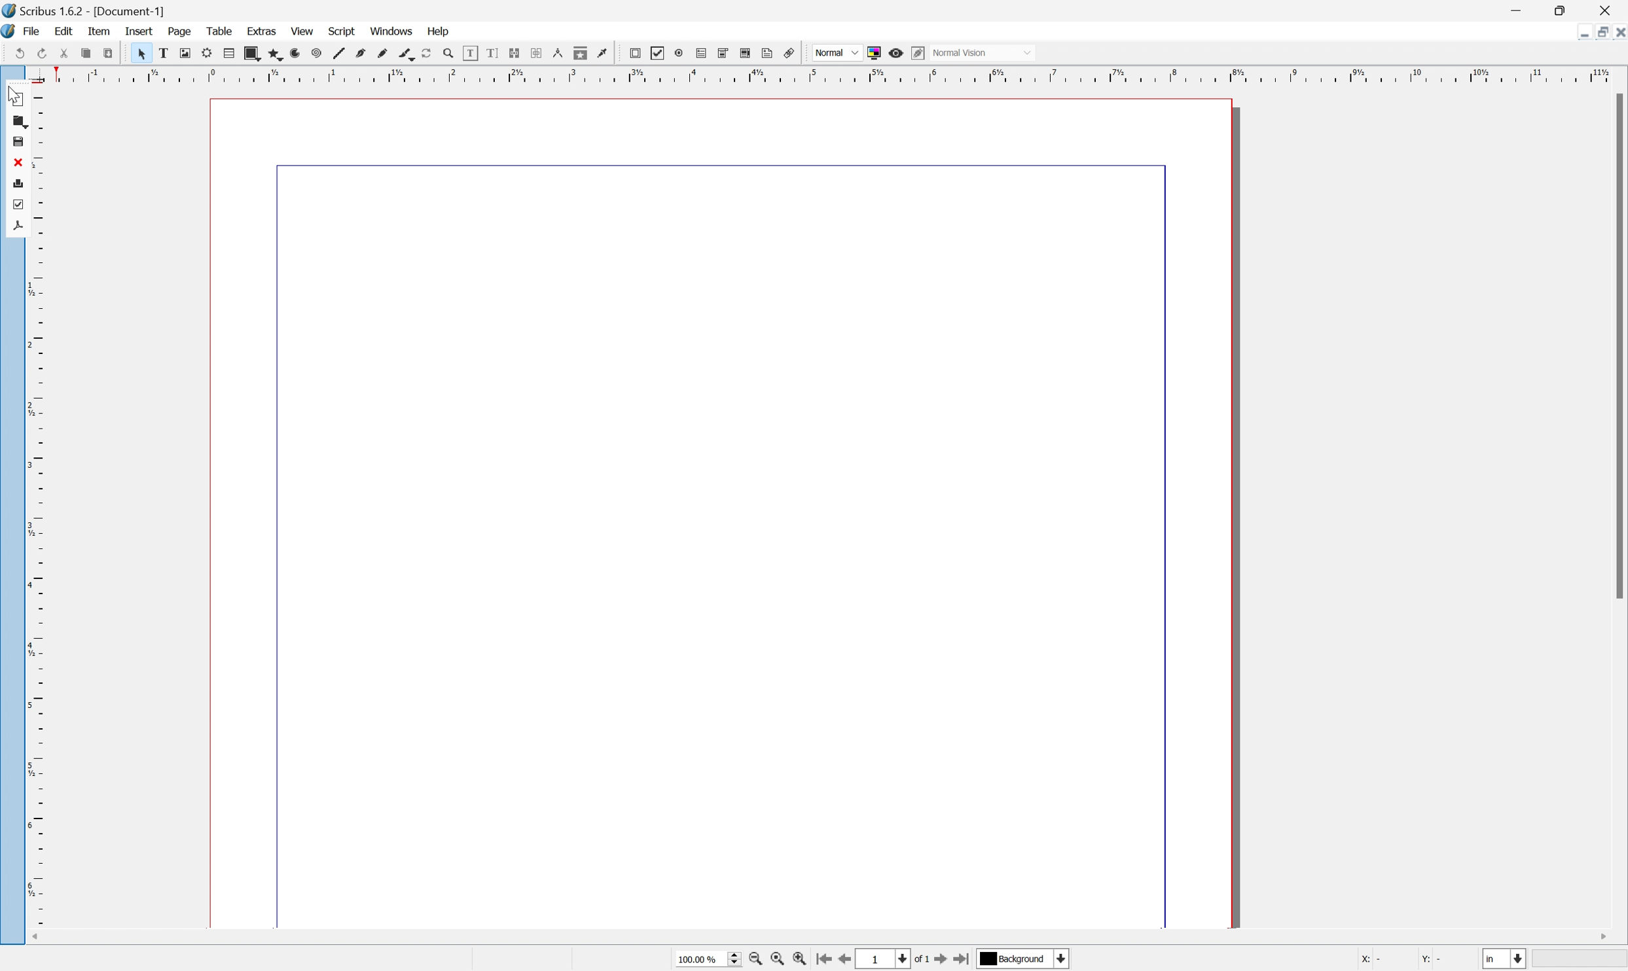 The width and height of the screenshot is (1628, 971). What do you see at coordinates (1515, 9) in the screenshot?
I see `minimize` at bounding box center [1515, 9].